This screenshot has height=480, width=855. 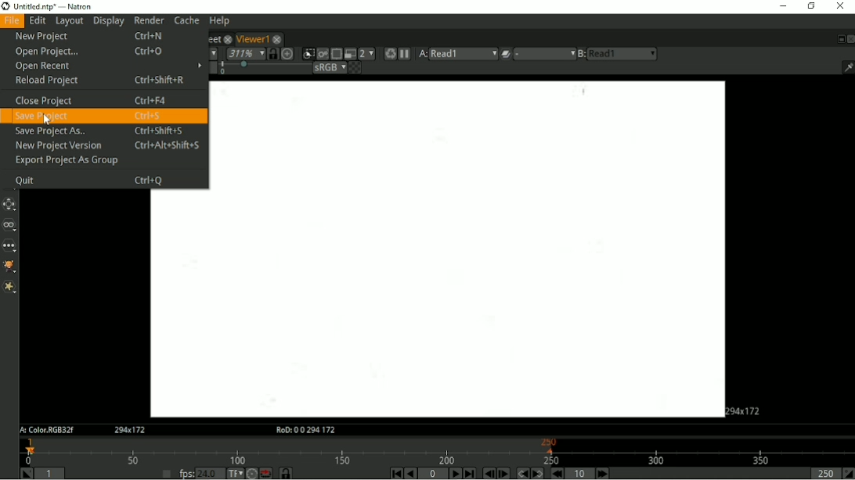 What do you see at coordinates (848, 473) in the screenshot?
I see `Set playback out point` at bounding box center [848, 473].